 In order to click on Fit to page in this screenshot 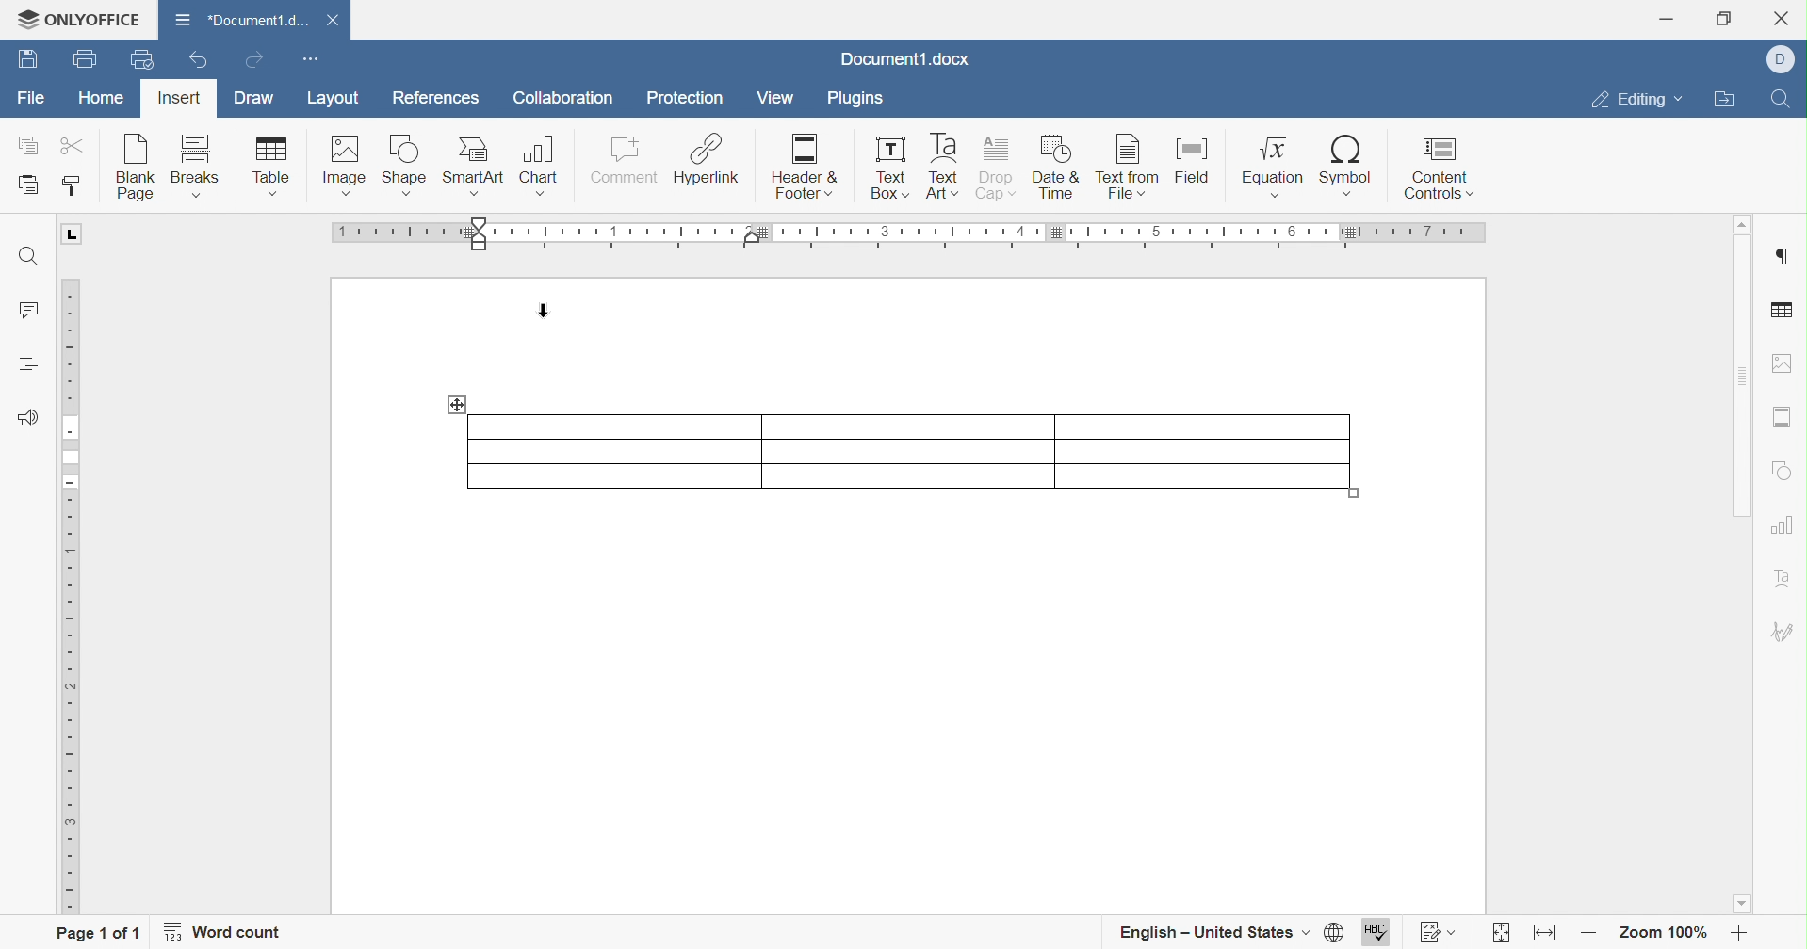, I will do `click(1501, 931)`.